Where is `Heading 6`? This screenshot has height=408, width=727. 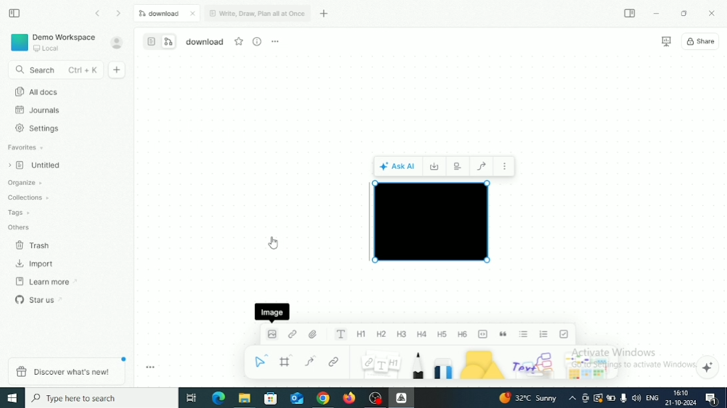
Heading 6 is located at coordinates (463, 334).